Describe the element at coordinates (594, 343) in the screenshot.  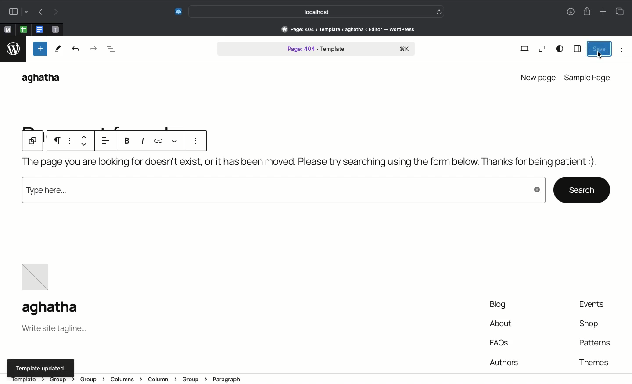
I see `Patterns` at that location.